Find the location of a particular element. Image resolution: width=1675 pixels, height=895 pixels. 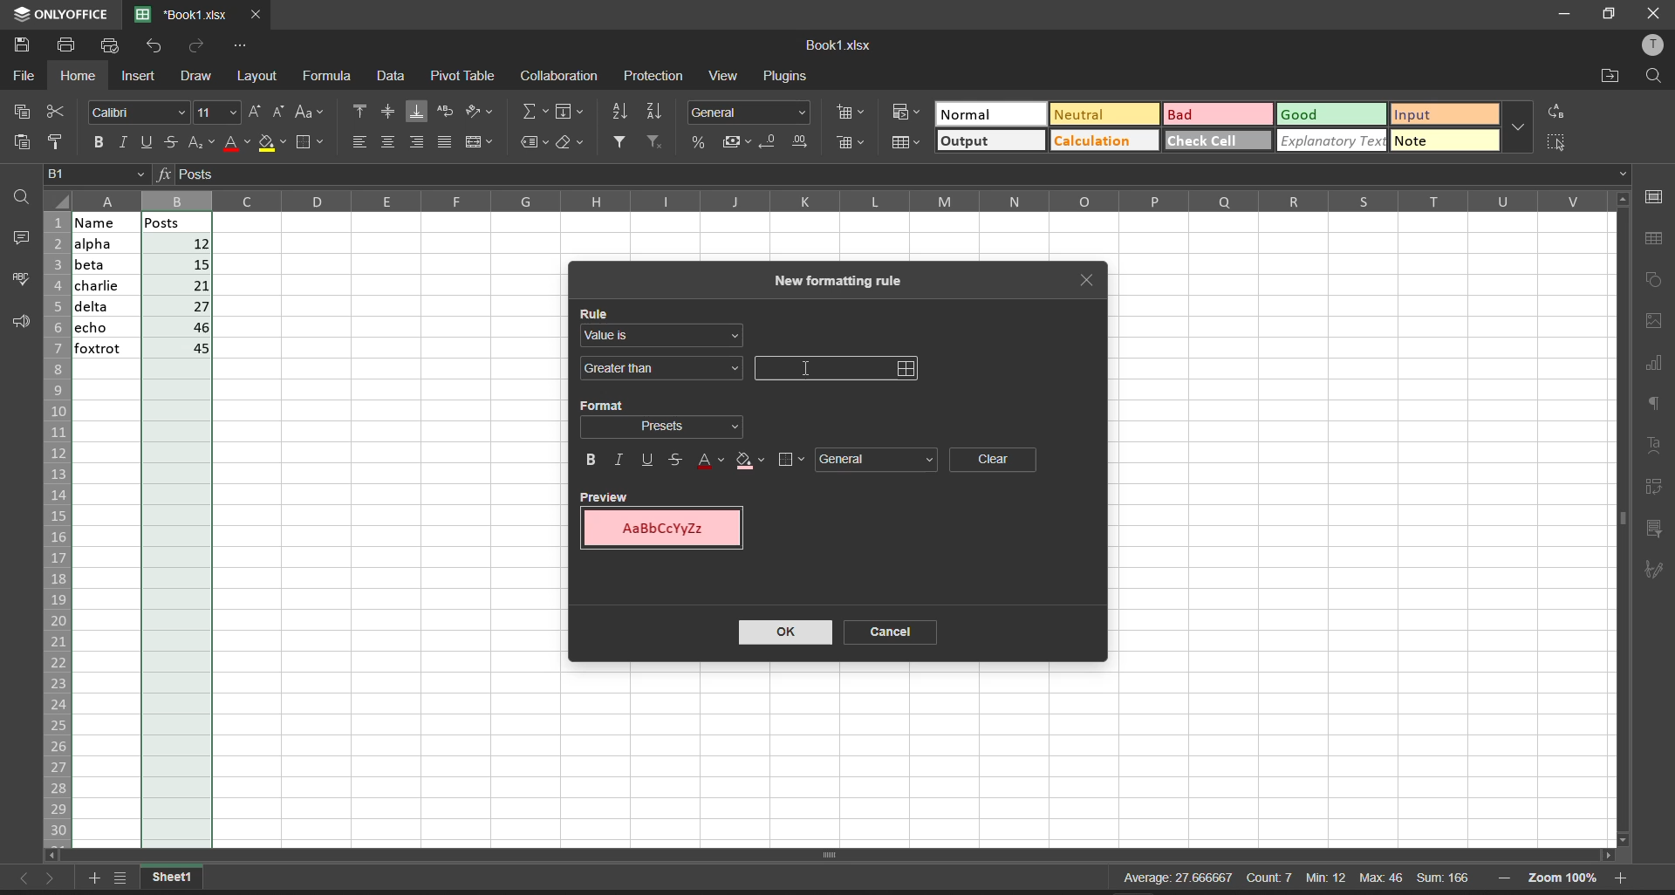

view is located at coordinates (724, 75).